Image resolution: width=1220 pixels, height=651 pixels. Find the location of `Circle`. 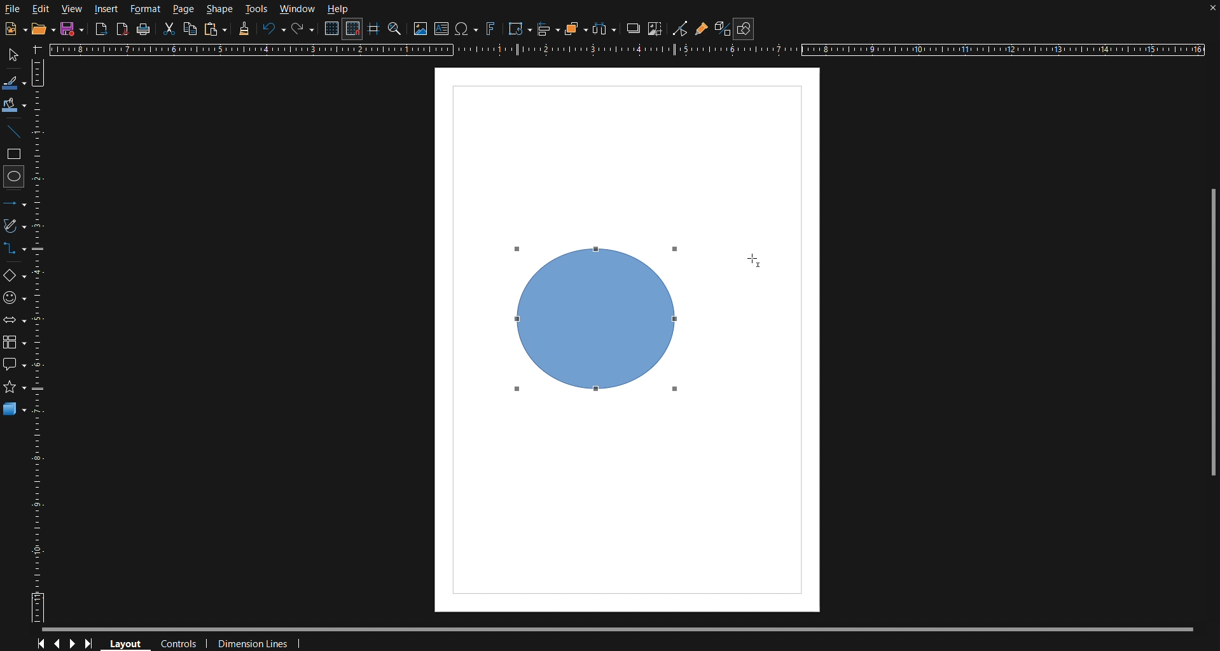

Circle is located at coordinates (15, 179).